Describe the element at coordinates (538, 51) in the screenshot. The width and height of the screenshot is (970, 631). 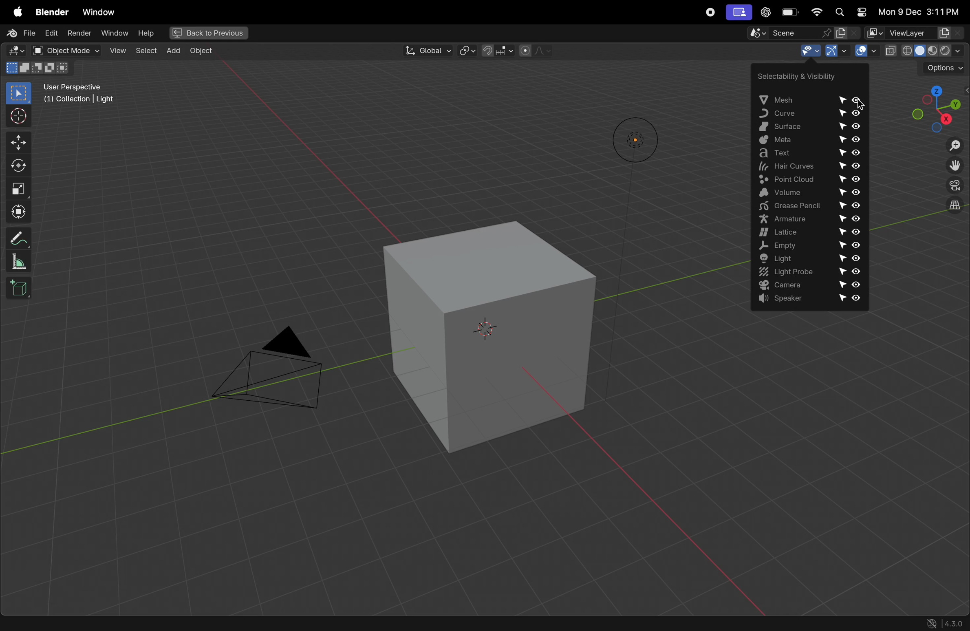
I see `falloff` at that location.